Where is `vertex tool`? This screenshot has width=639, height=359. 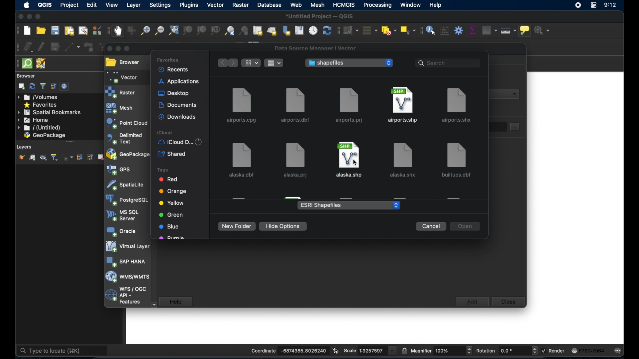 vertex tool is located at coordinates (105, 47).